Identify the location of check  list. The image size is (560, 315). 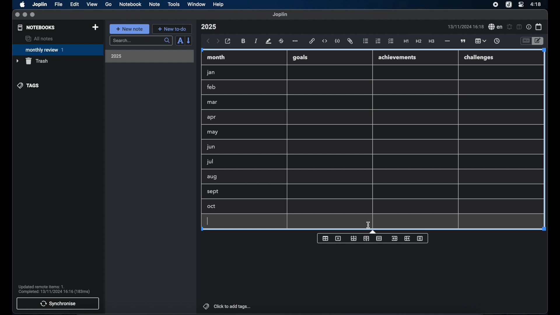
(391, 41).